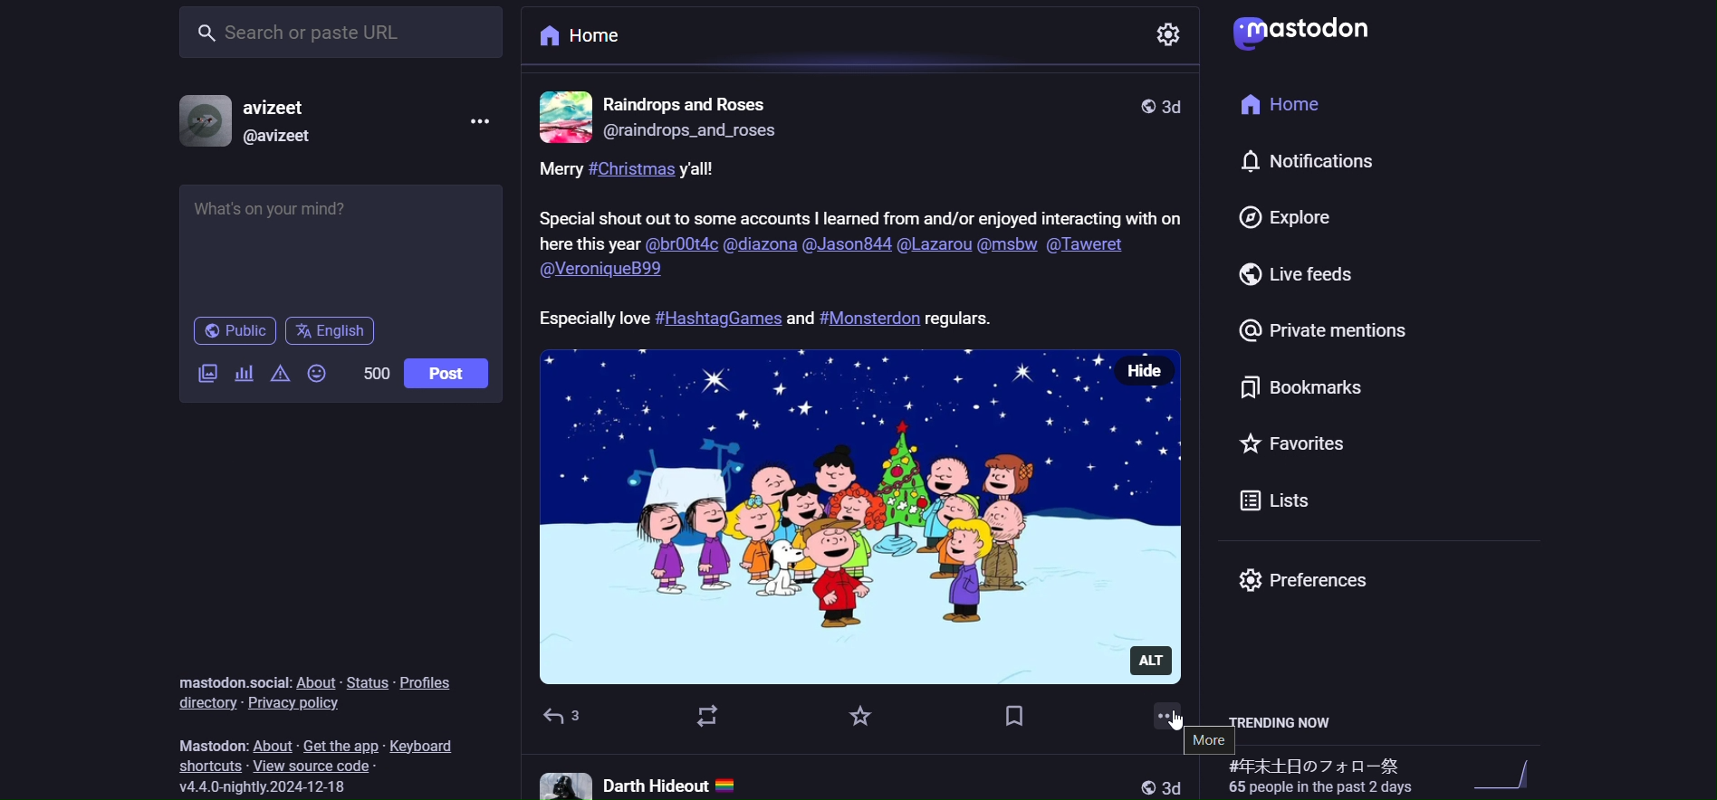 The width and height of the screenshot is (1717, 800). What do you see at coordinates (362, 681) in the screenshot?
I see `status` at bounding box center [362, 681].